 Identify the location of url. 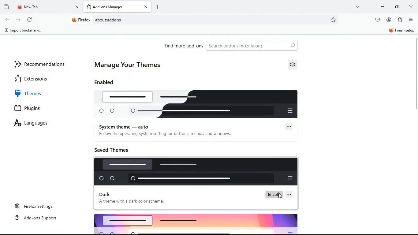
(122, 20).